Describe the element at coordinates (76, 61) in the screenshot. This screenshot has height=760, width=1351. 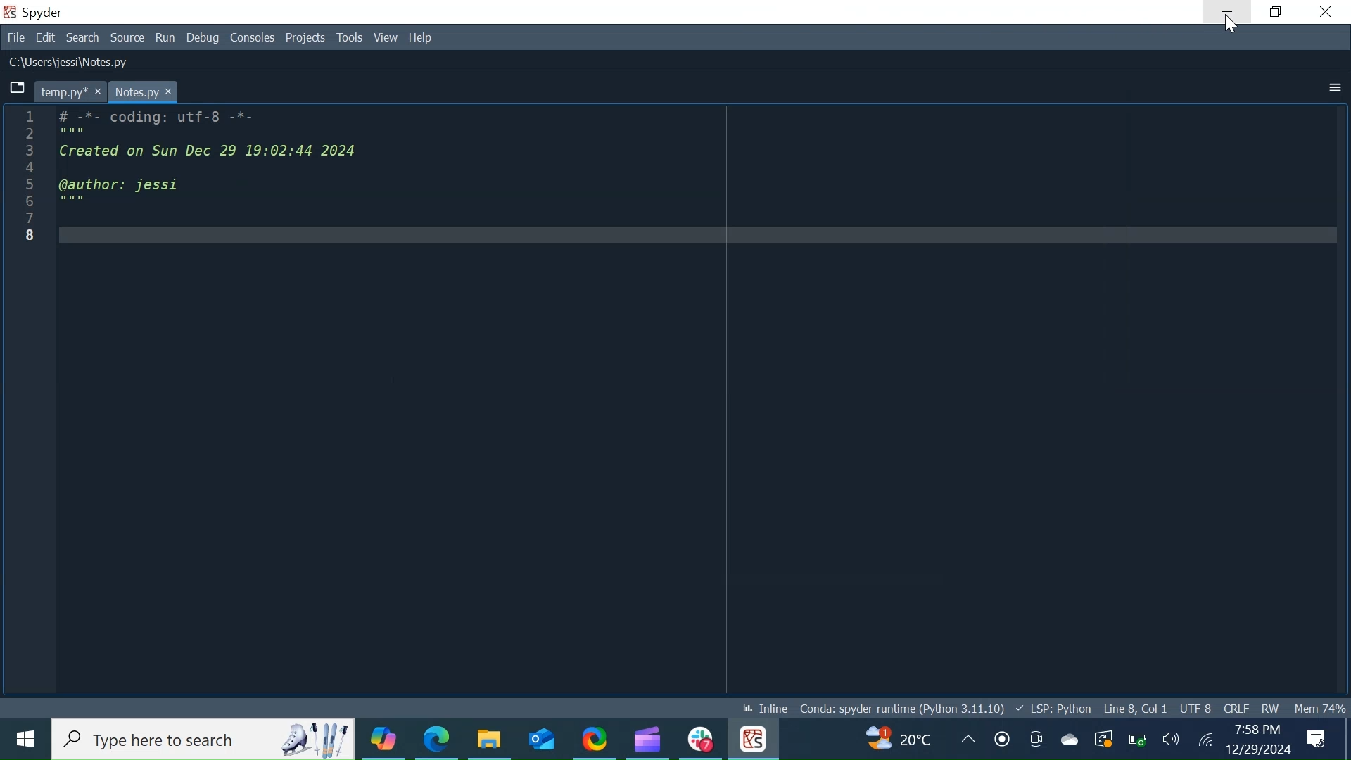
I see `C:\Users\Jessi\Notes.py` at that location.